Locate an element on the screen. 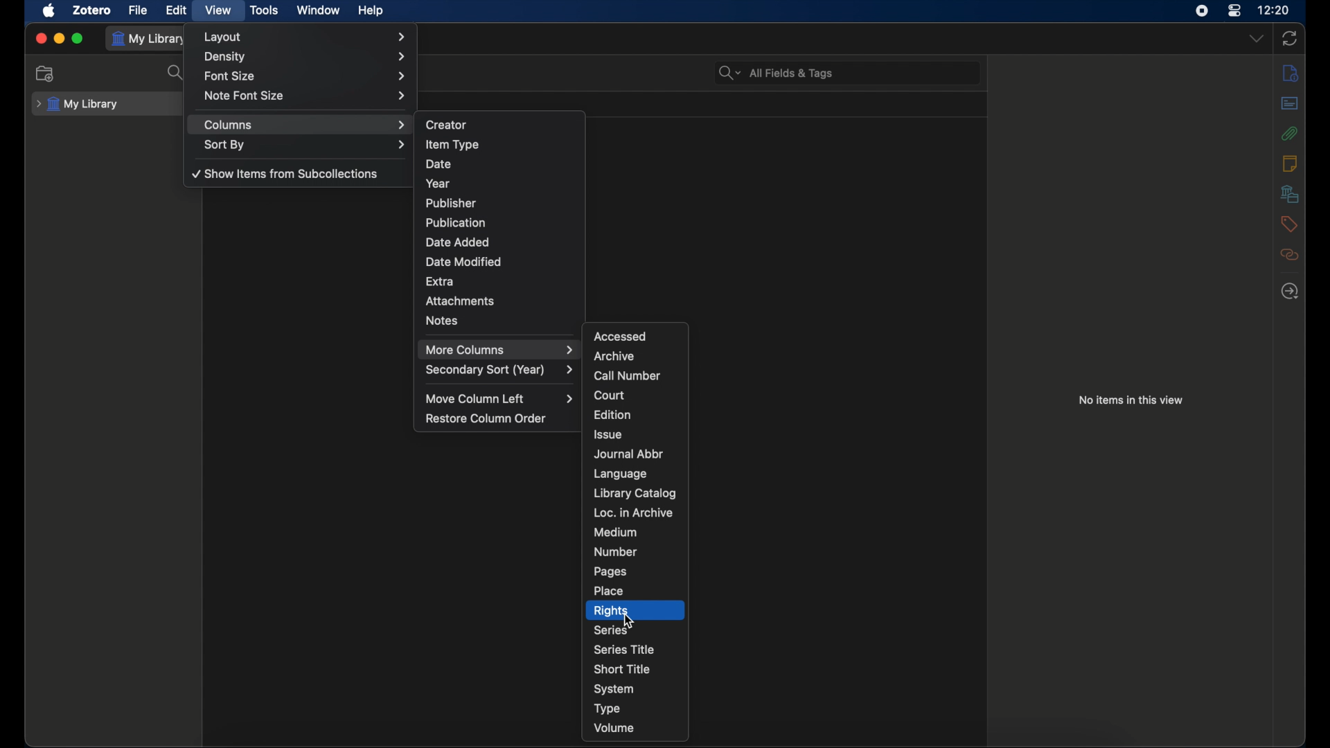 The image size is (1330, 748). view is located at coordinates (220, 10).